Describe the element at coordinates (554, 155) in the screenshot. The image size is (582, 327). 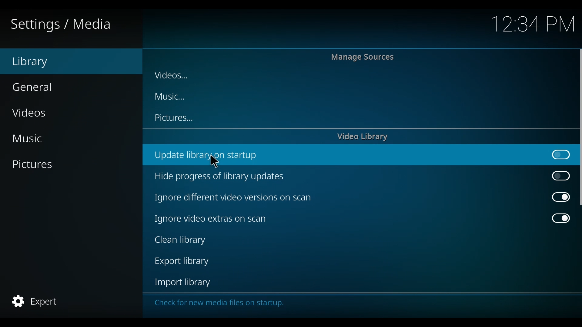
I see `Toggle on/off update library on startup` at that location.